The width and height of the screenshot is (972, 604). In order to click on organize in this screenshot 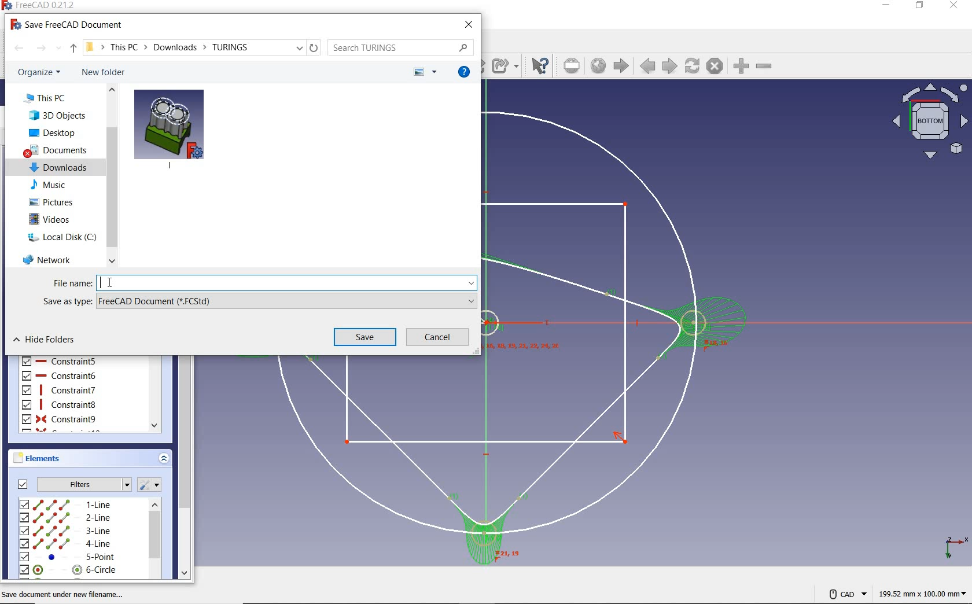, I will do `click(41, 72)`.